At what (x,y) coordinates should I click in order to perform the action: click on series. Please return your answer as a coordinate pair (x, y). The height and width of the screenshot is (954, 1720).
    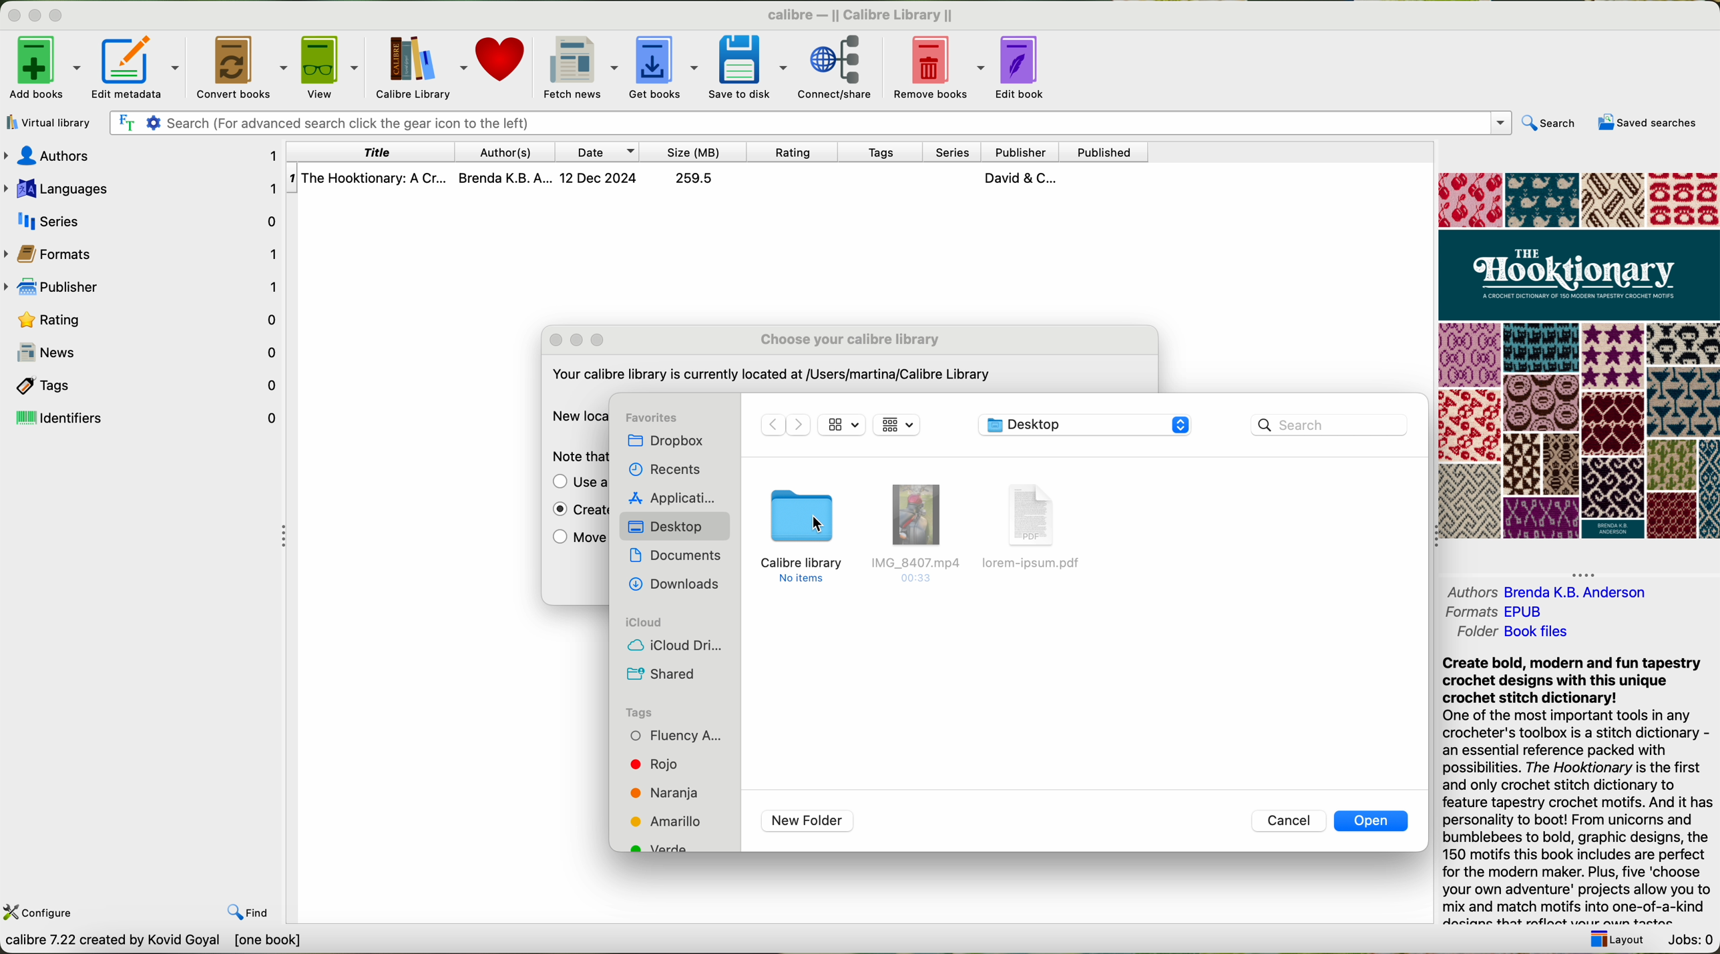
    Looking at the image, I should click on (955, 150).